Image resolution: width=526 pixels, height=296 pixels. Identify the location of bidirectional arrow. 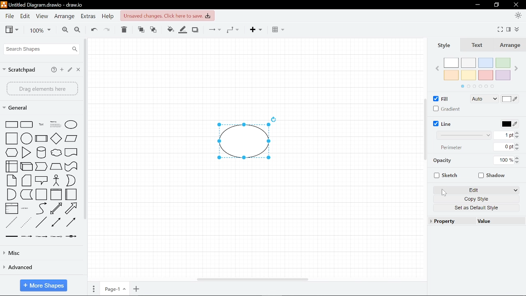
(55, 209).